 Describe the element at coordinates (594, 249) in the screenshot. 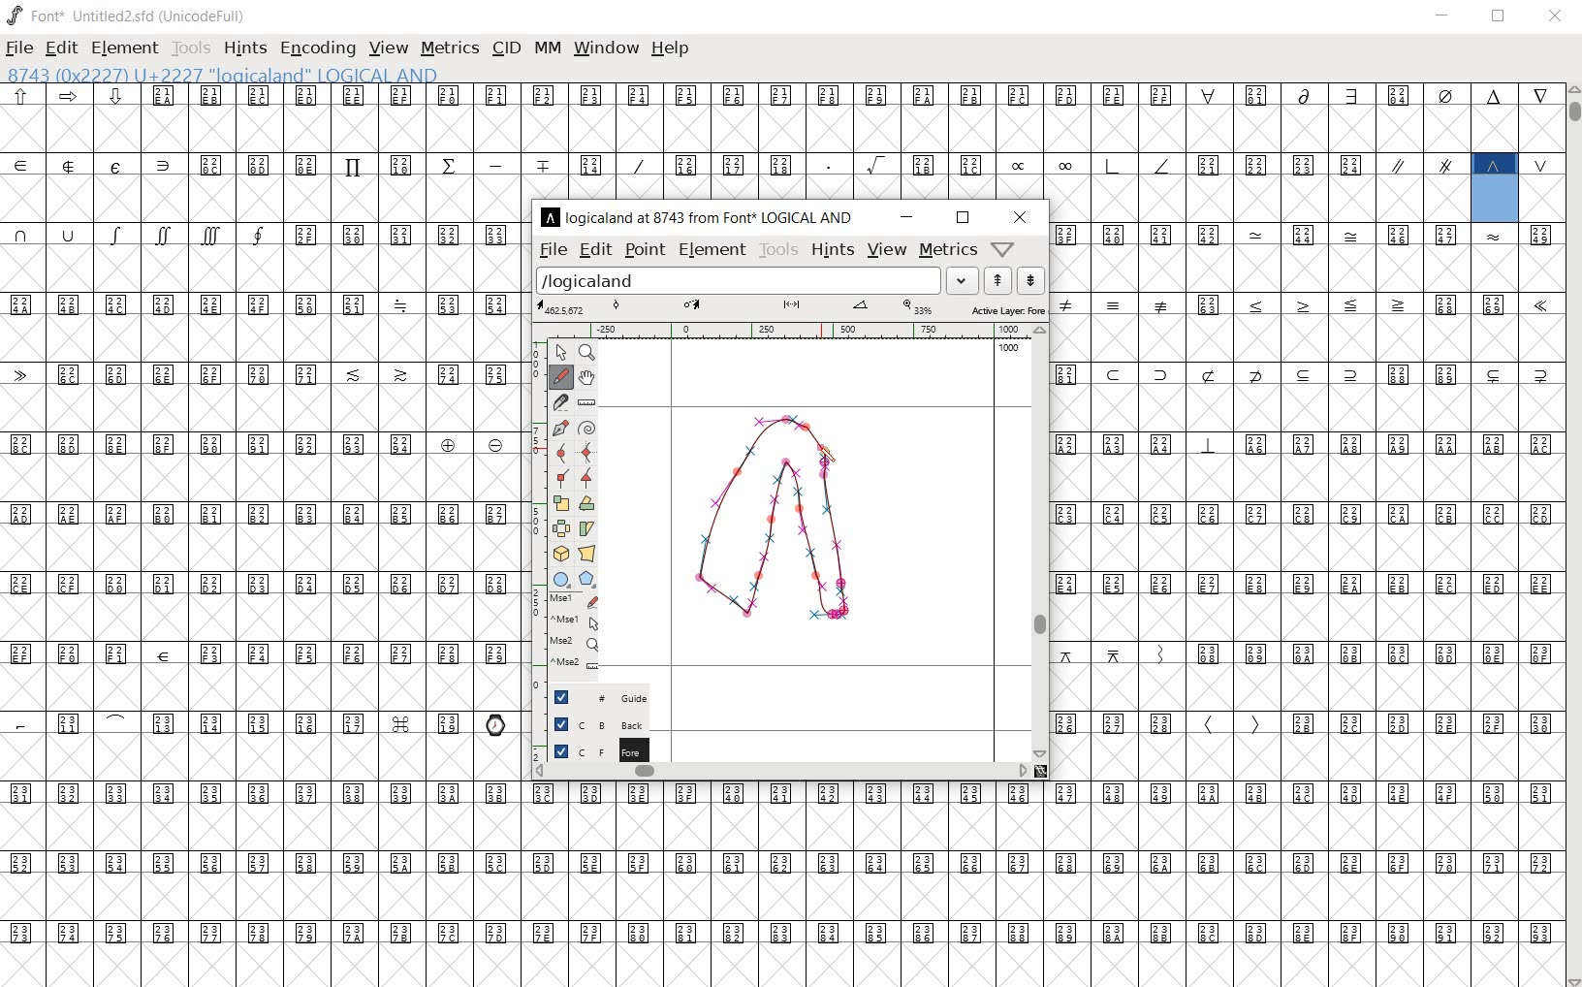

I see `edit` at that location.